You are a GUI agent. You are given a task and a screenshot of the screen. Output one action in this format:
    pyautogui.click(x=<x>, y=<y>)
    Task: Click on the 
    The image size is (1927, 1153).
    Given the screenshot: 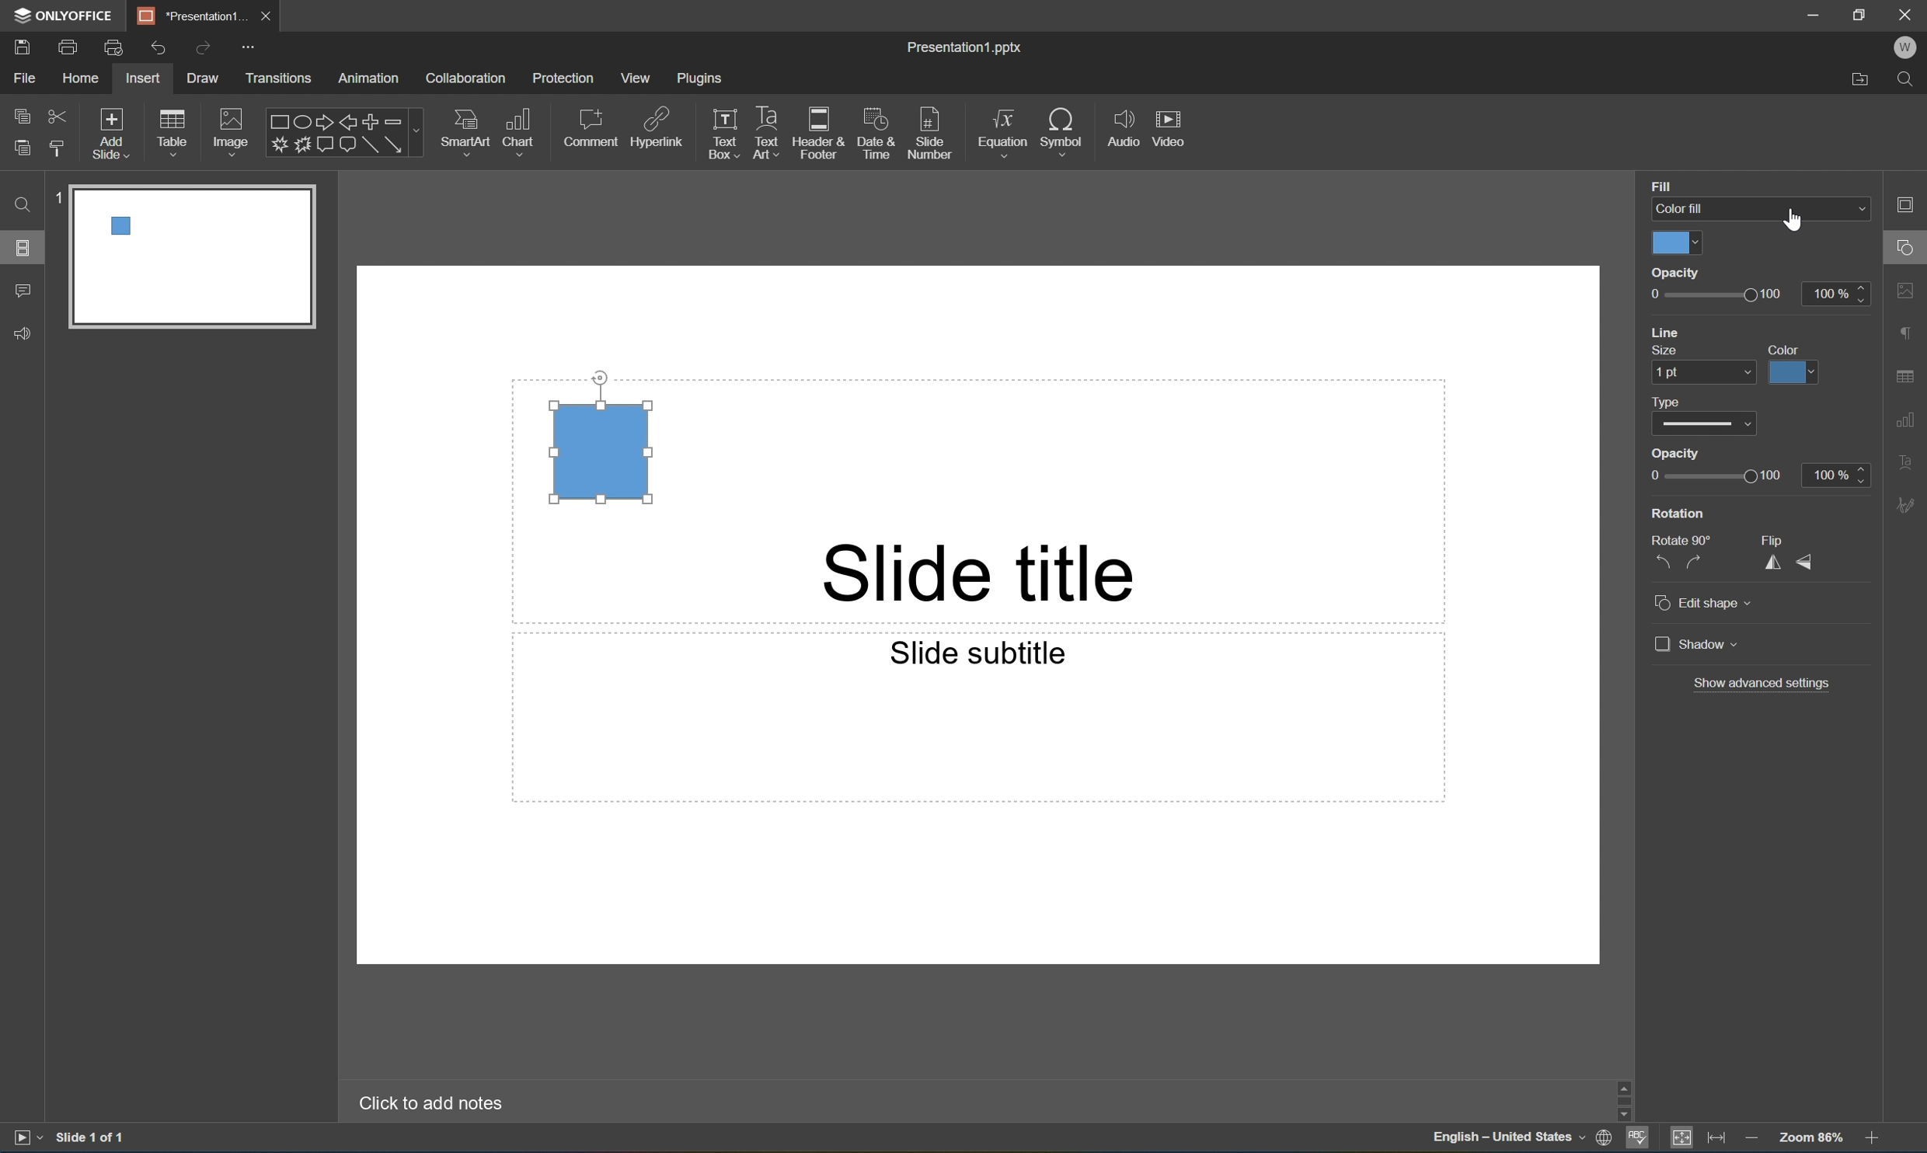 What is the action you would take?
    pyautogui.click(x=323, y=142)
    